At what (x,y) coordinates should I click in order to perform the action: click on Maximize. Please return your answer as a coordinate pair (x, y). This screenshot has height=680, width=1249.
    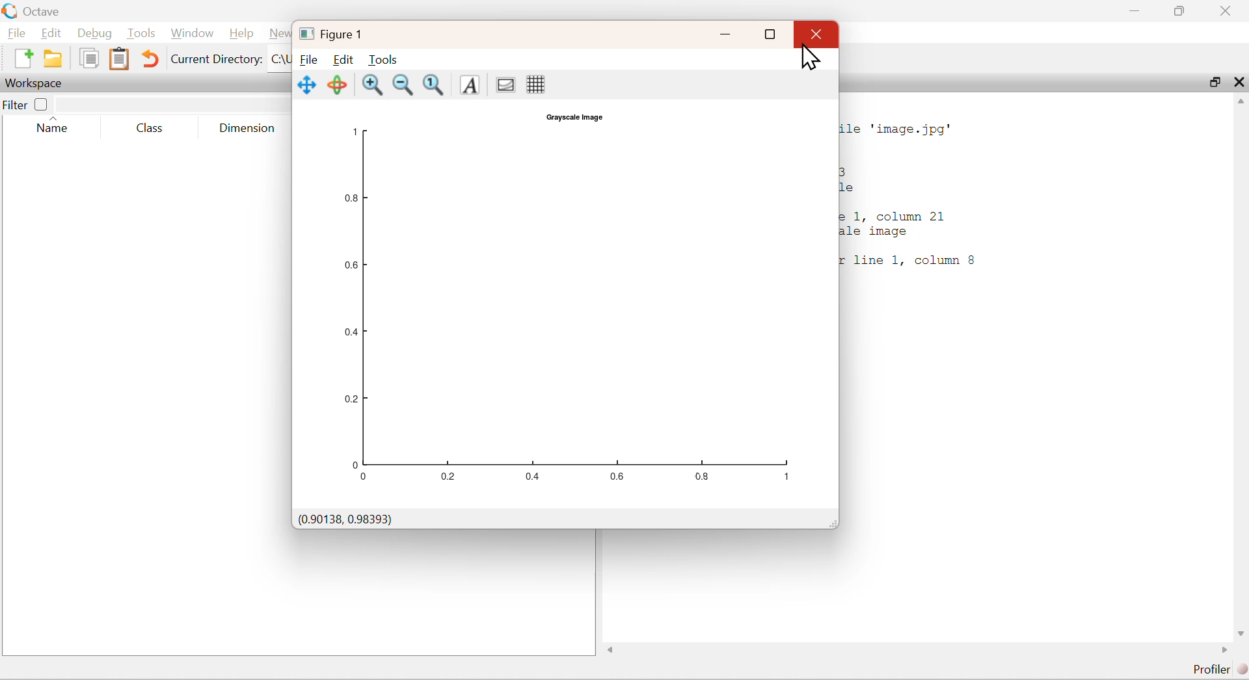
    Looking at the image, I should click on (770, 35).